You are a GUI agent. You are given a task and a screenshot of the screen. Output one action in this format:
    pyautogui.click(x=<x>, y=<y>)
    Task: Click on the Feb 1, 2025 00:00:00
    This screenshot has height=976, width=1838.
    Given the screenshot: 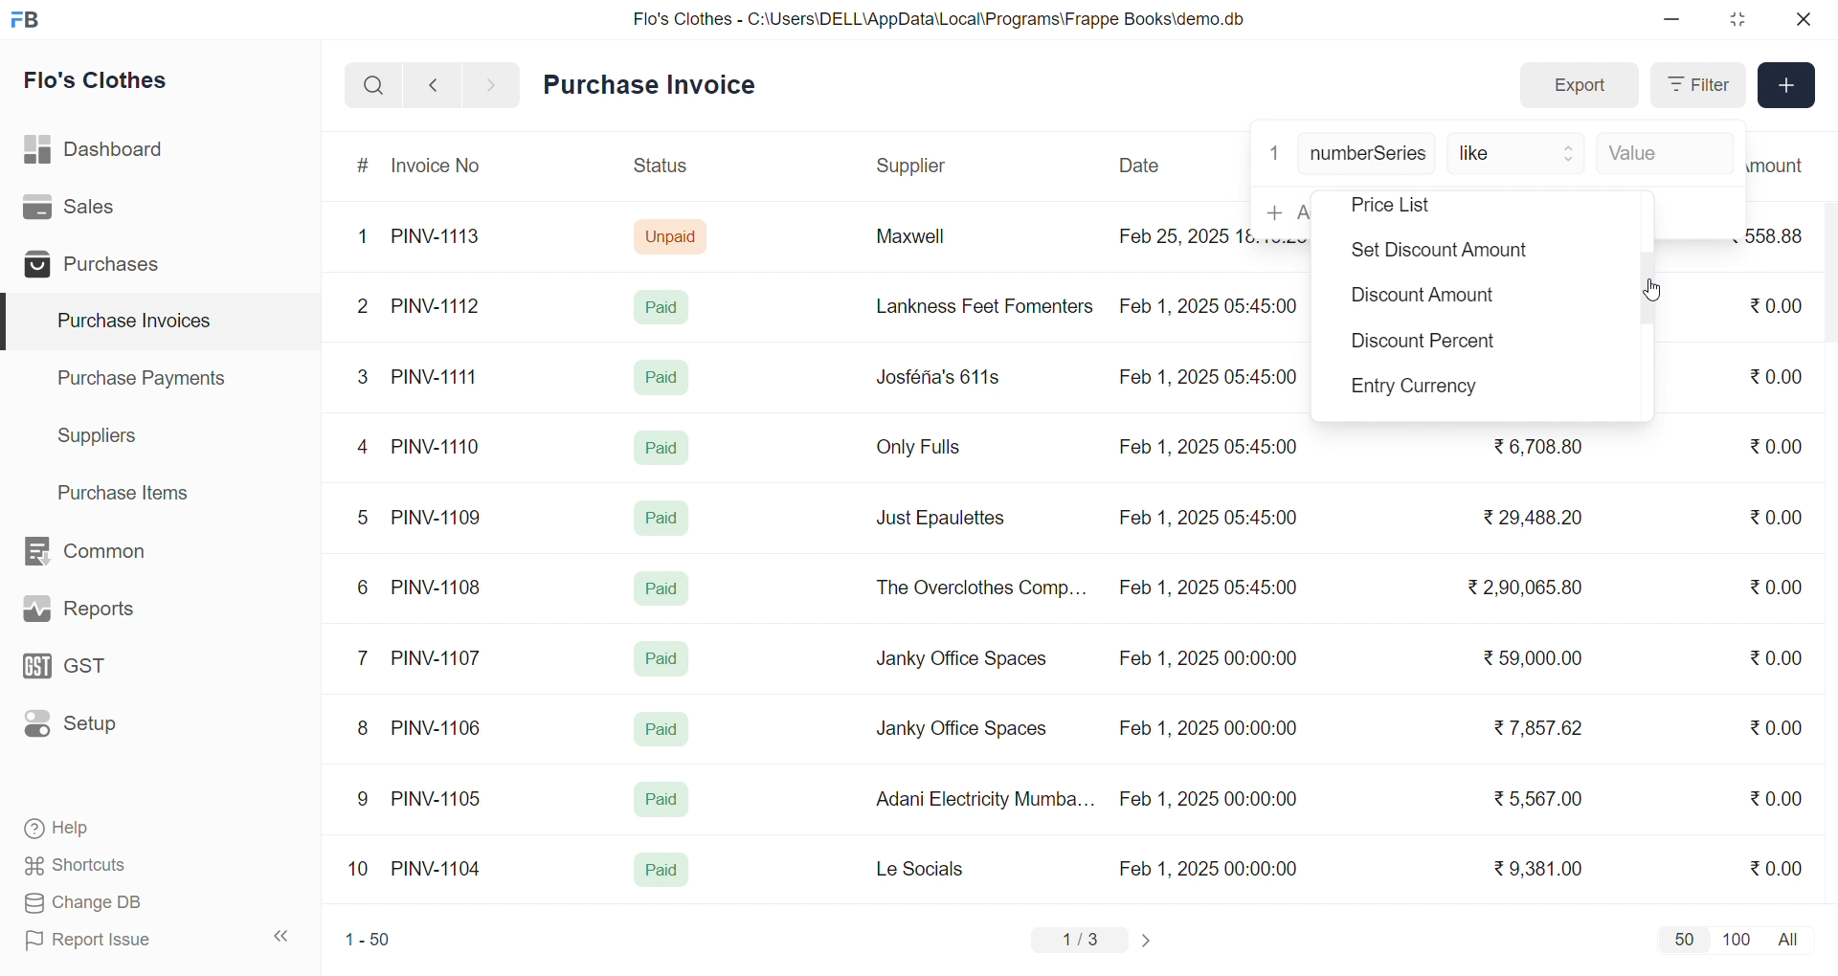 What is the action you would take?
    pyautogui.click(x=1208, y=799)
    